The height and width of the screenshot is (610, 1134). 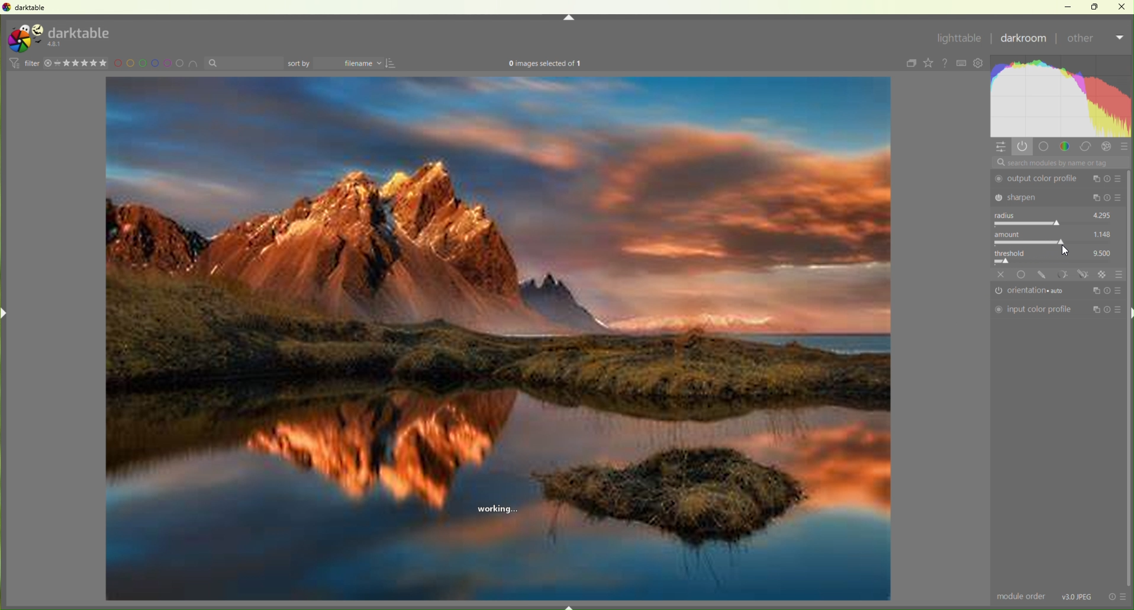 I want to click on input slider, so click(x=1056, y=261).